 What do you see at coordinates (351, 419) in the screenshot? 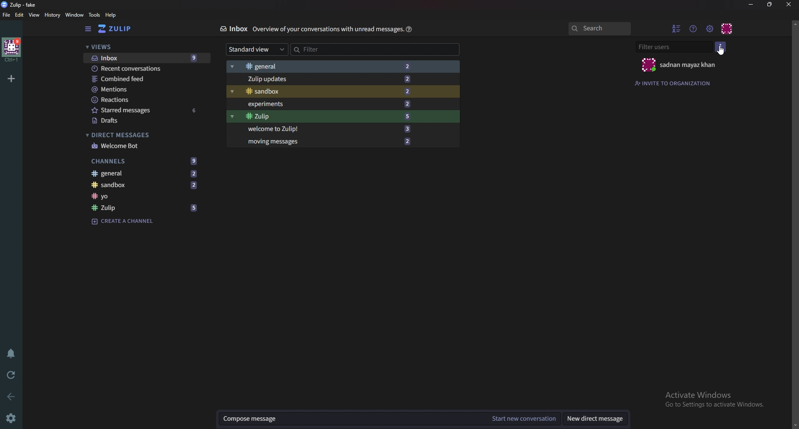
I see `Compose message` at bounding box center [351, 419].